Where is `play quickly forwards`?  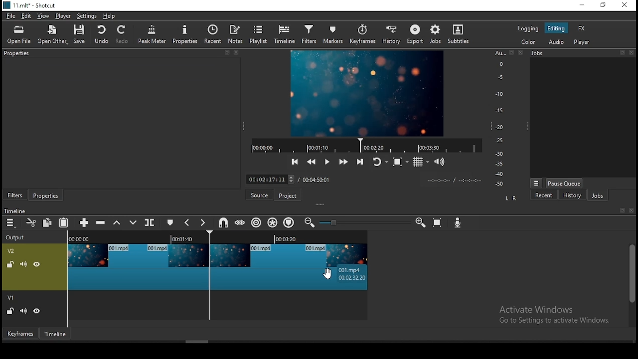
play quickly forwards is located at coordinates (344, 162).